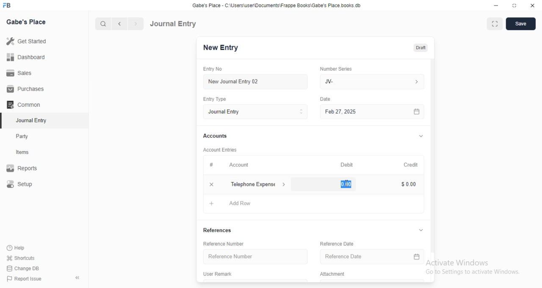 The image size is (542, 288). Describe the element at coordinates (21, 184) in the screenshot. I see `Setup` at that location.